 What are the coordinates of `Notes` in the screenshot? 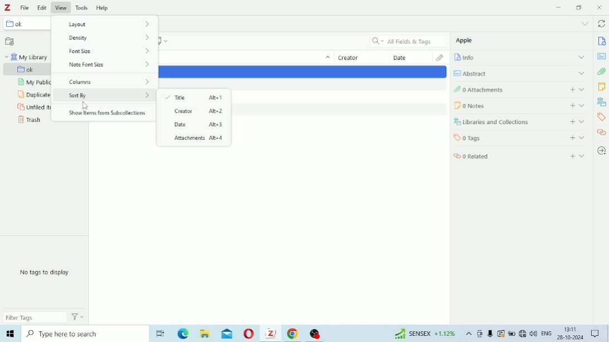 It's located at (498, 105).